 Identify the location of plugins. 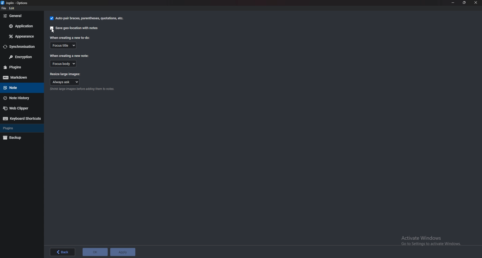
(21, 67).